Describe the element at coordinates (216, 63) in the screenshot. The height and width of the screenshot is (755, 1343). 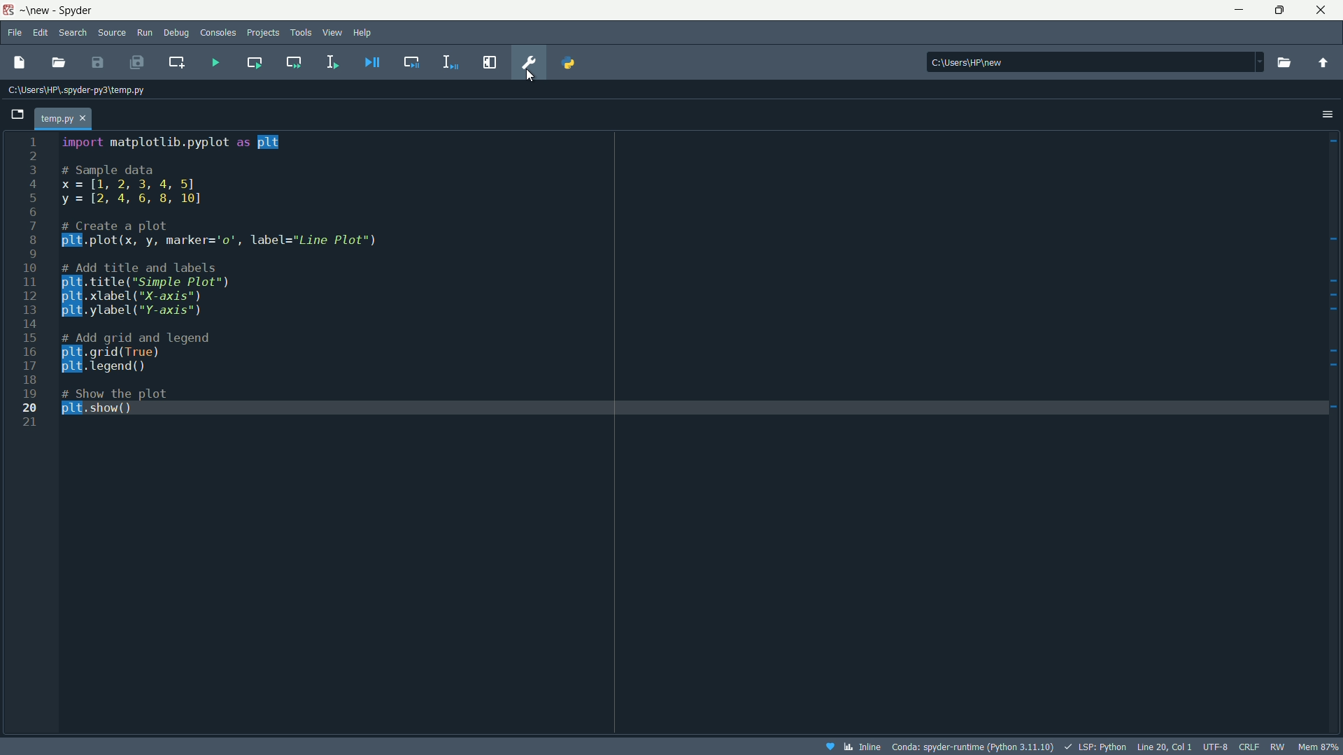
I see `run file` at that location.